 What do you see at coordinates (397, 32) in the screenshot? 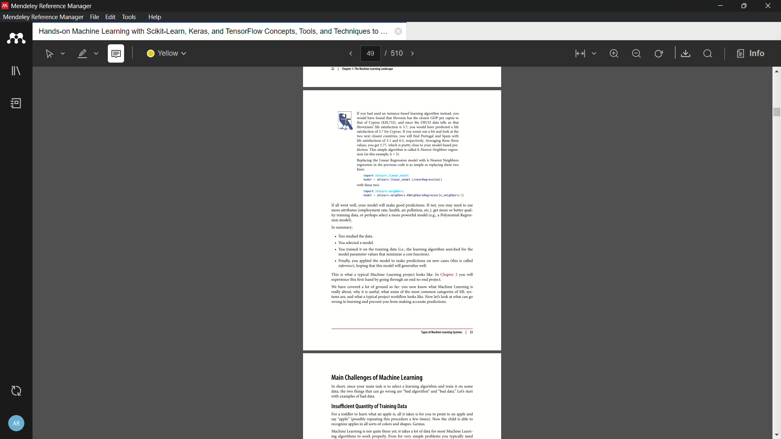
I see `close book` at bounding box center [397, 32].